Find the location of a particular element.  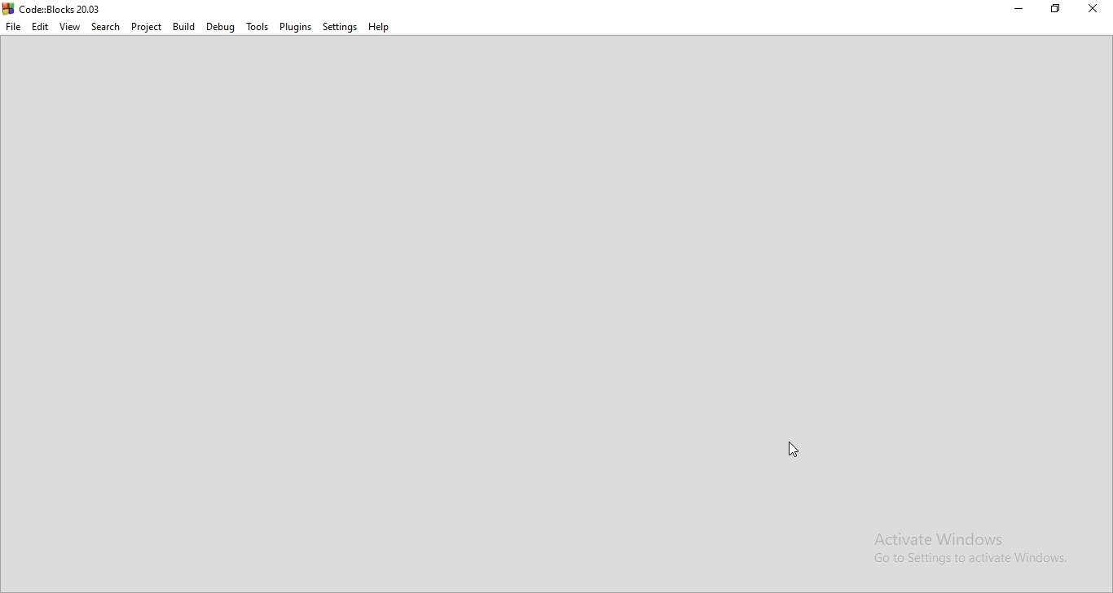

Tools  is located at coordinates (259, 26).